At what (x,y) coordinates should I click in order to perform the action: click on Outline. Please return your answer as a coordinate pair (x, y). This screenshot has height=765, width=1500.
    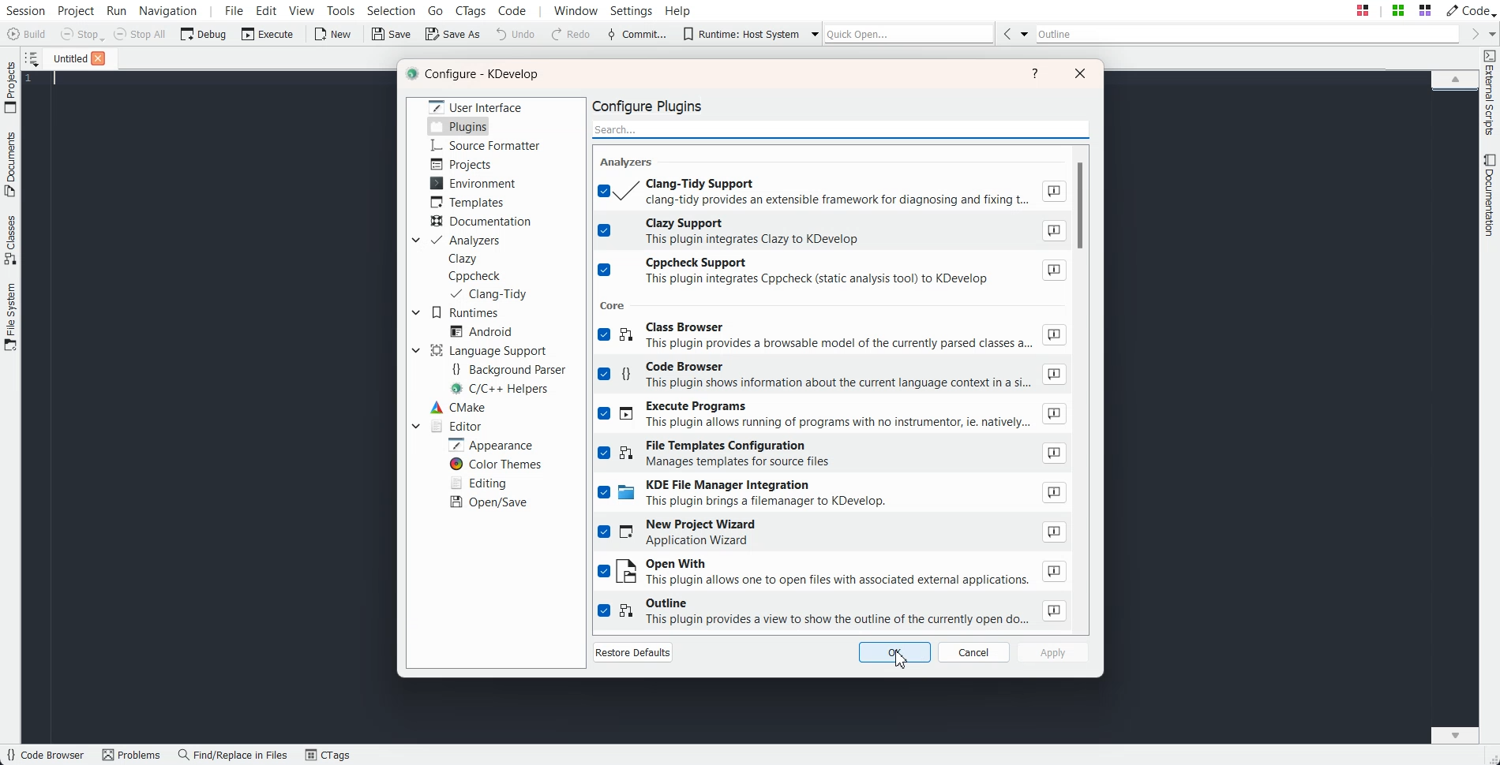
    Looking at the image, I should click on (1248, 34).